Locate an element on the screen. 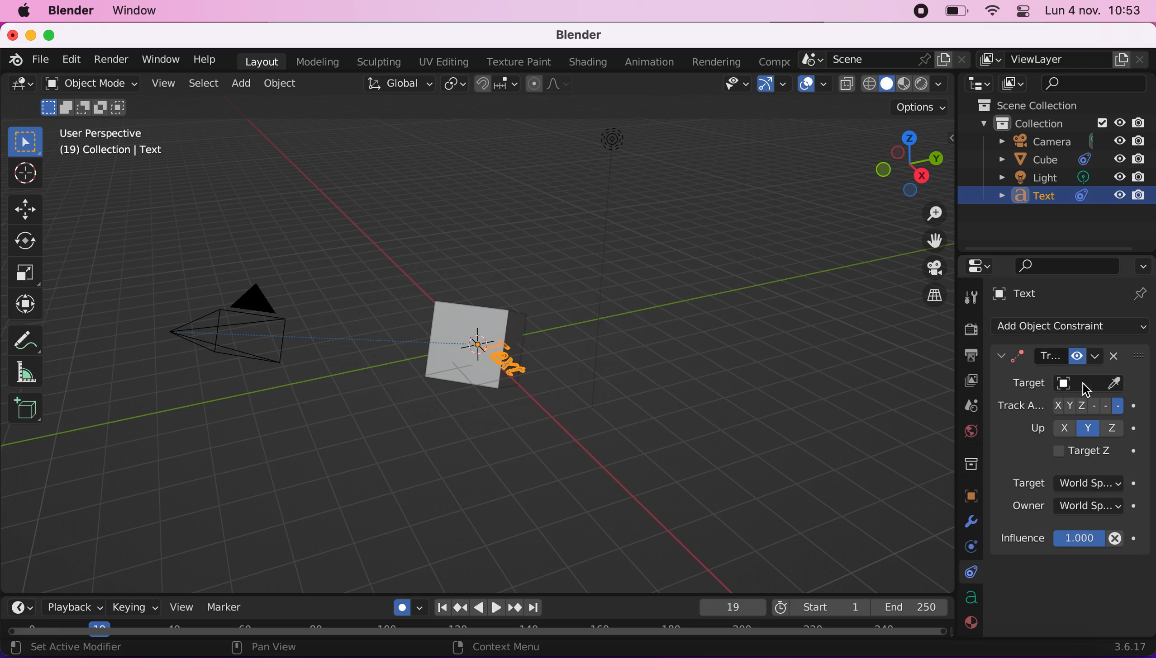 The width and height of the screenshot is (1156, 658). file is located at coordinates (41, 59).